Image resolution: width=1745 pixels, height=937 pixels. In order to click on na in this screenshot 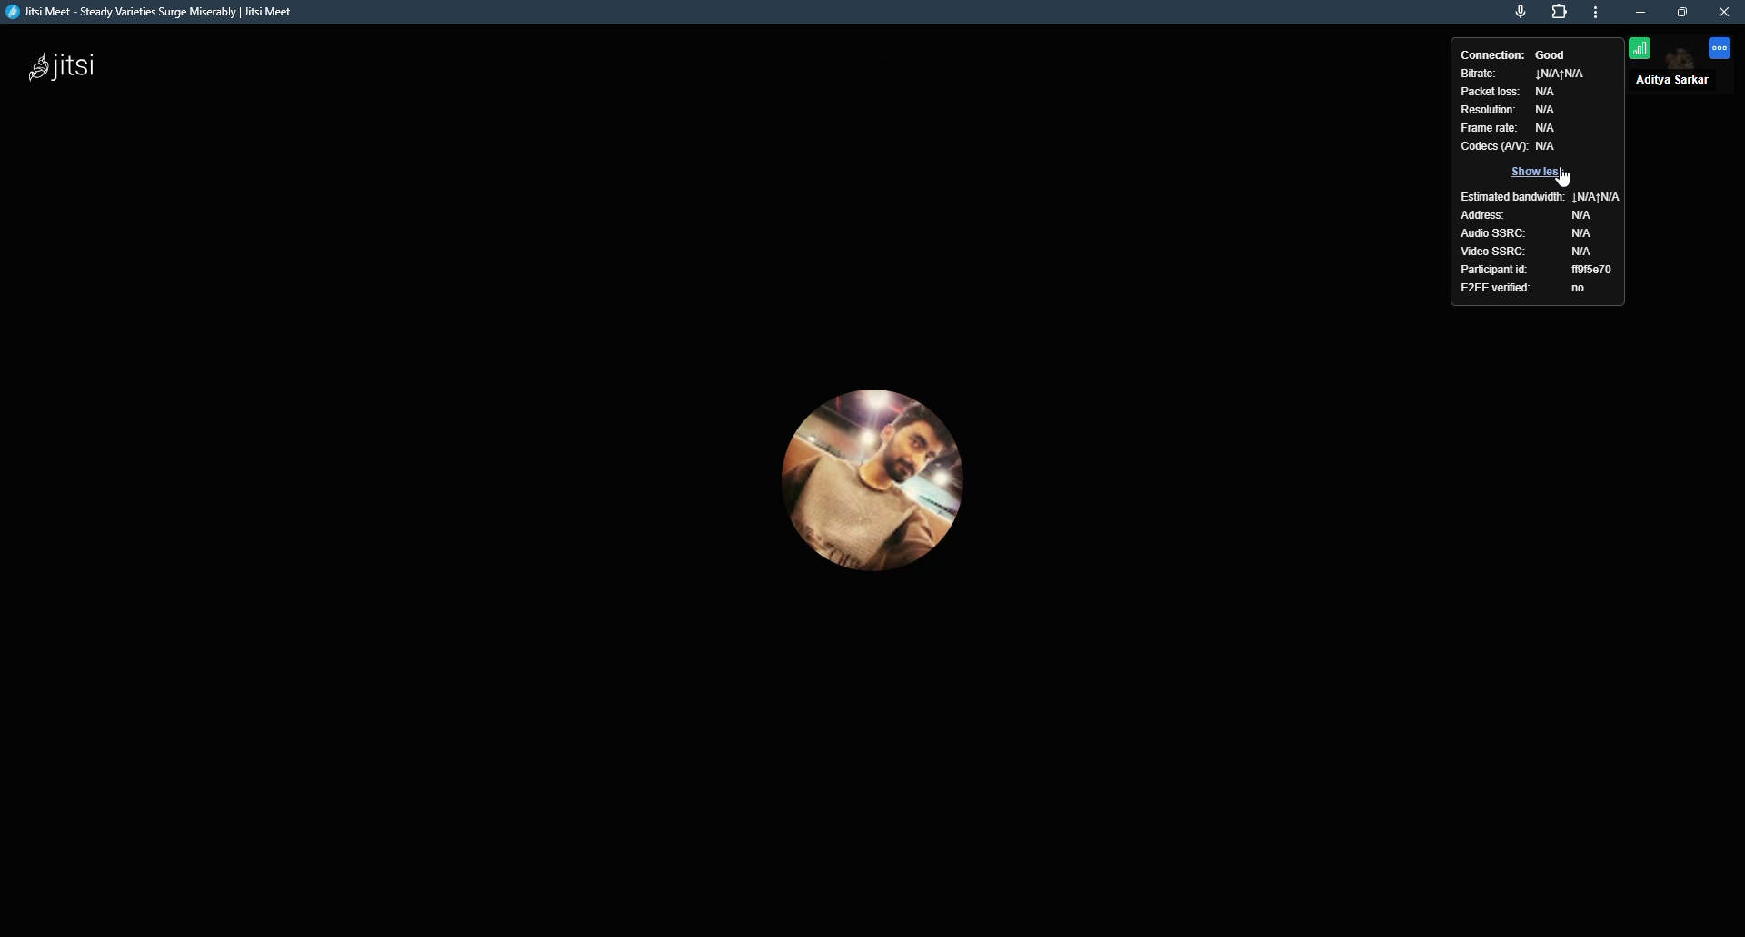, I will do `click(1586, 251)`.